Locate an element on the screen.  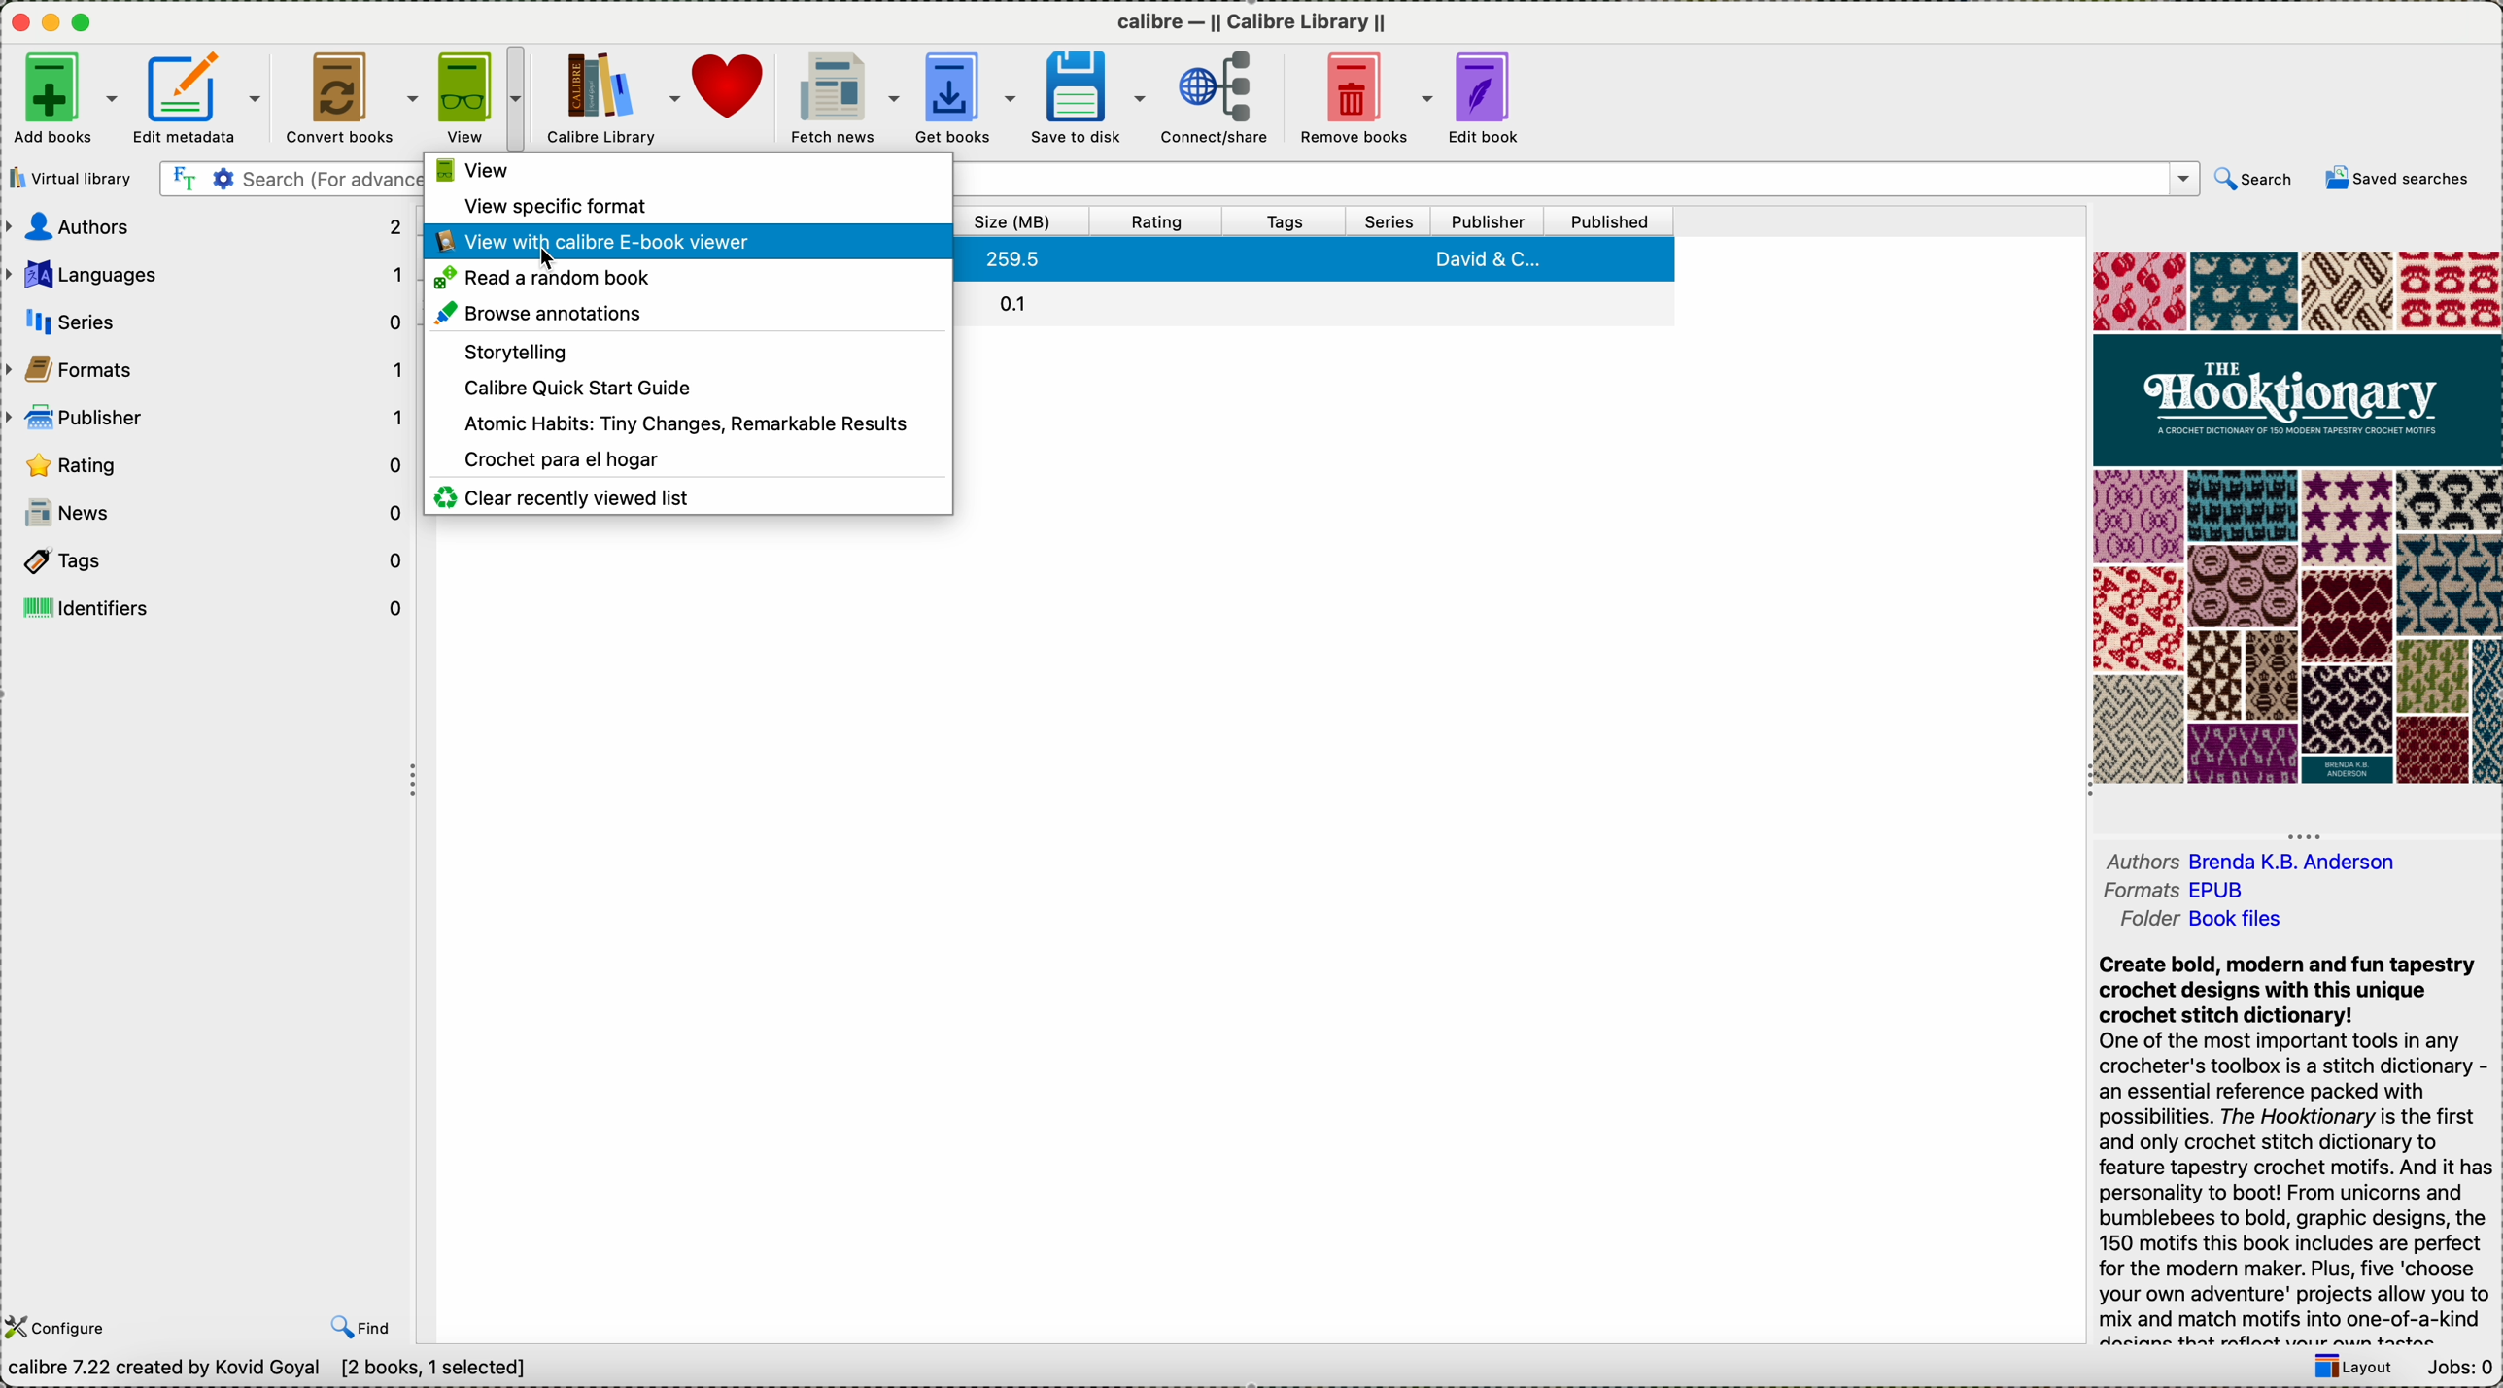
search is located at coordinates (2255, 179).